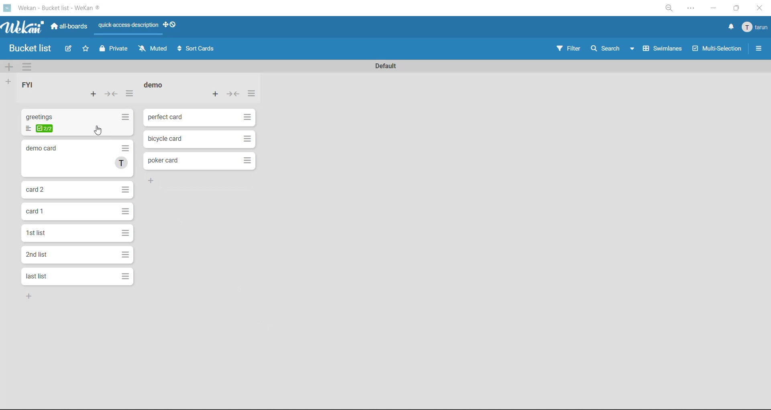 The height and width of the screenshot is (410, 771). Describe the element at coordinates (251, 94) in the screenshot. I see `list actions` at that location.